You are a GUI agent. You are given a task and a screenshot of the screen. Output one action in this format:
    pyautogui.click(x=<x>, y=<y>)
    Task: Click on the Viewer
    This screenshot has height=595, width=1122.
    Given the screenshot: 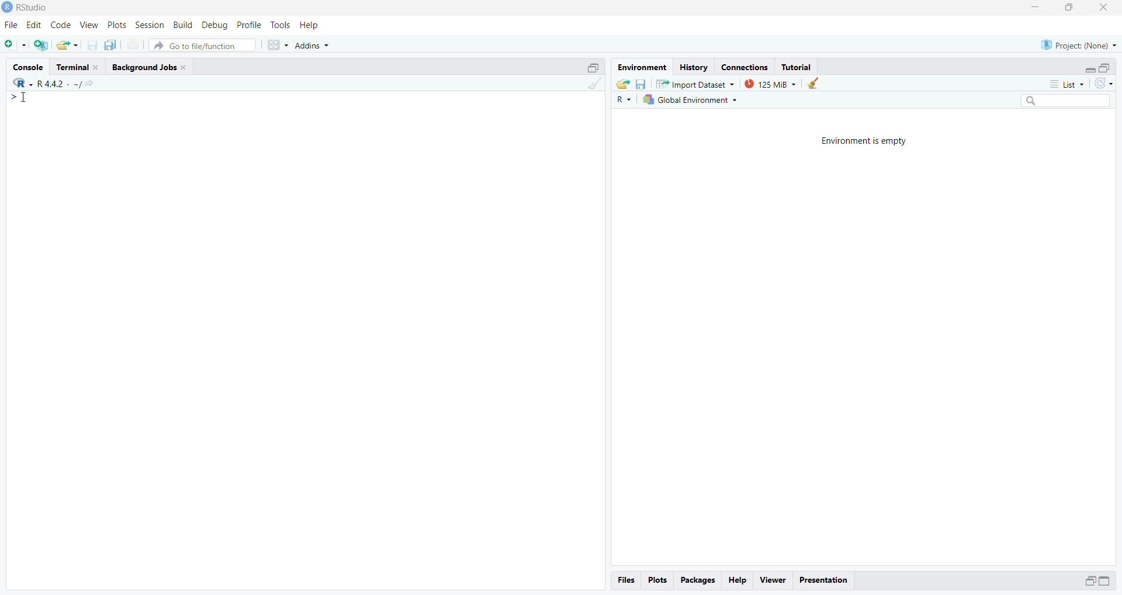 What is the action you would take?
    pyautogui.click(x=773, y=581)
    